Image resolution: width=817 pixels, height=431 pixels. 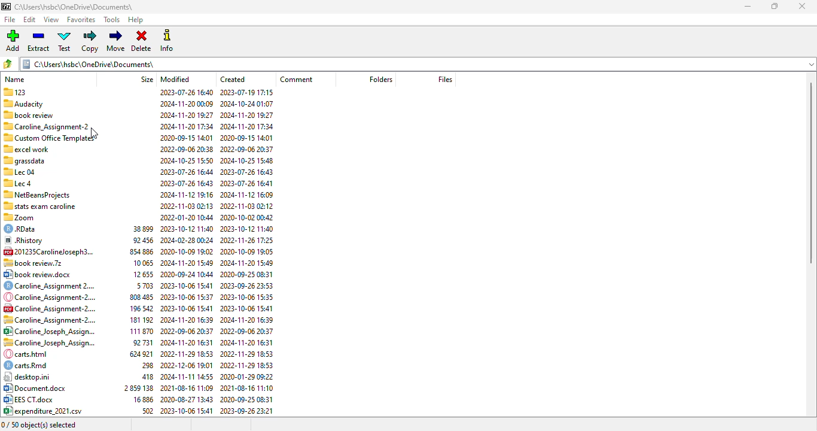 What do you see at coordinates (38, 262) in the screenshot?
I see ` book review.7z` at bounding box center [38, 262].